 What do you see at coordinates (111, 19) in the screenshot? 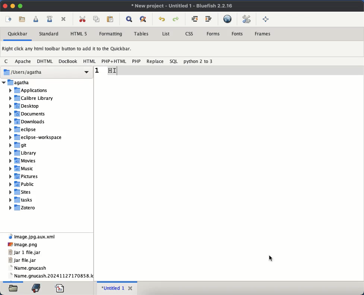
I see `paste` at bounding box center [111, 19].